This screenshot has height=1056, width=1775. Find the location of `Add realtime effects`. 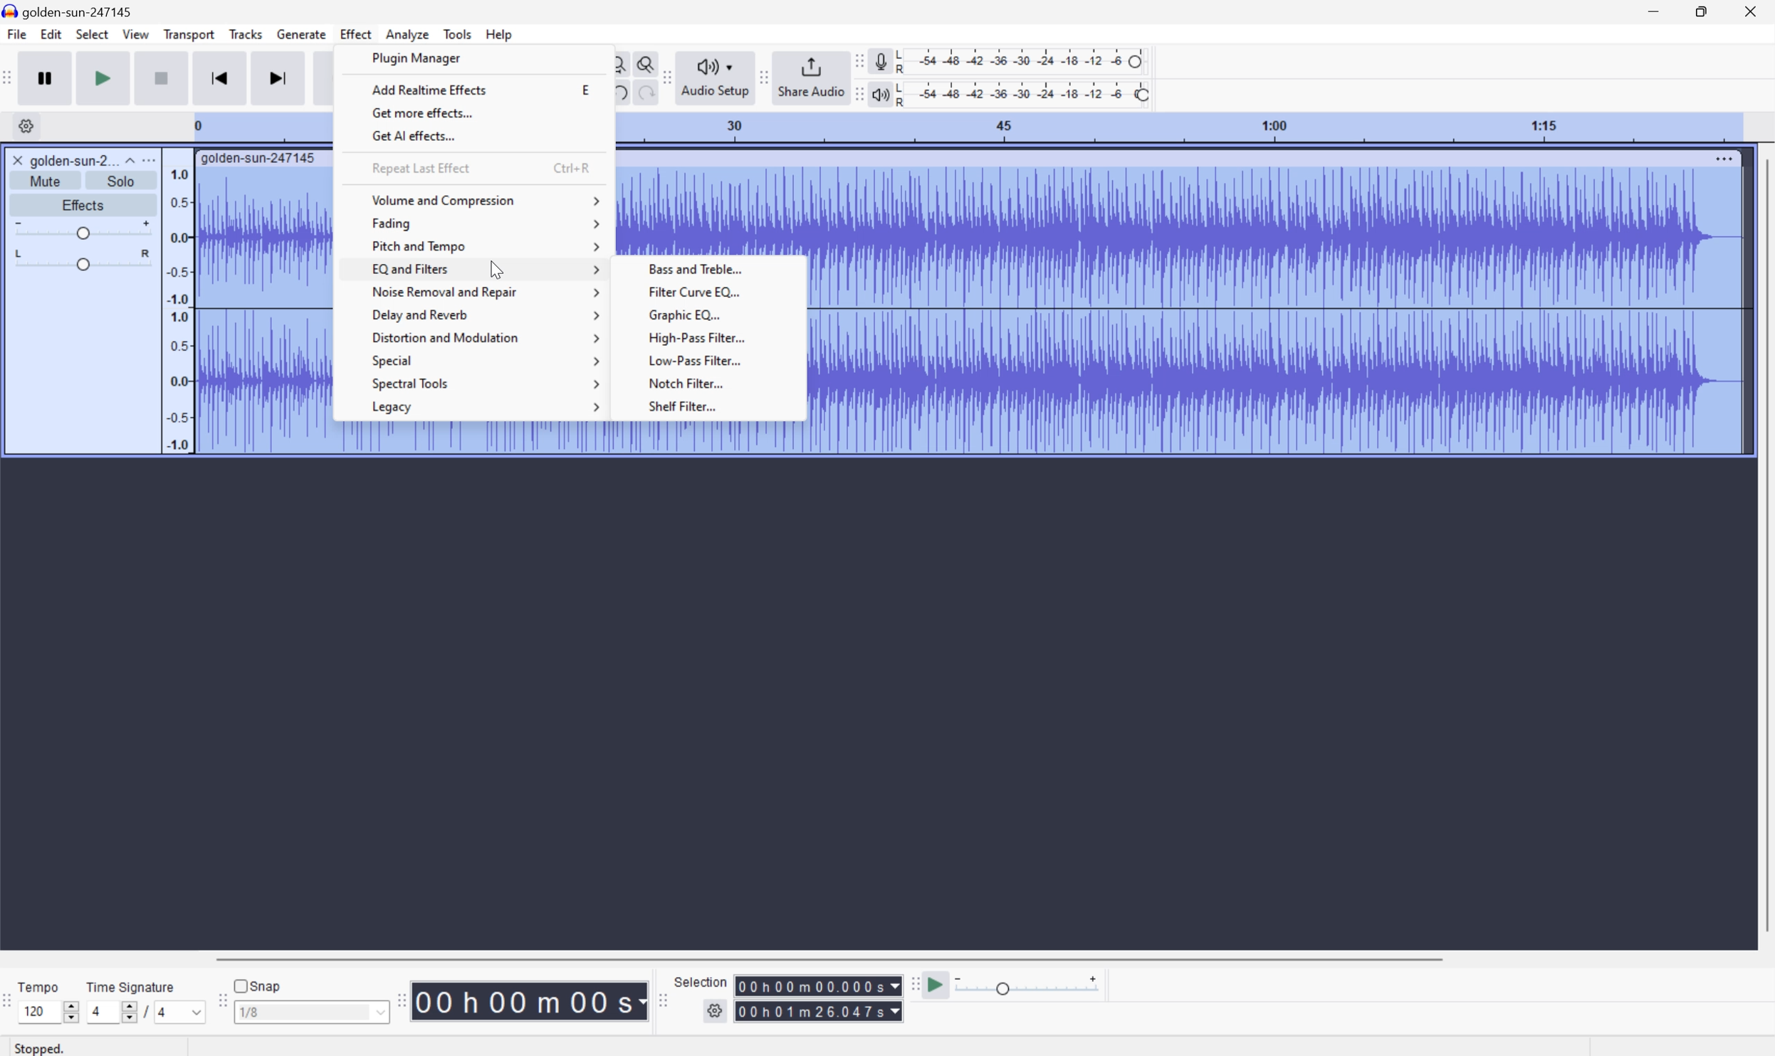

Add realtime effects is located at coordinates (429, 90).